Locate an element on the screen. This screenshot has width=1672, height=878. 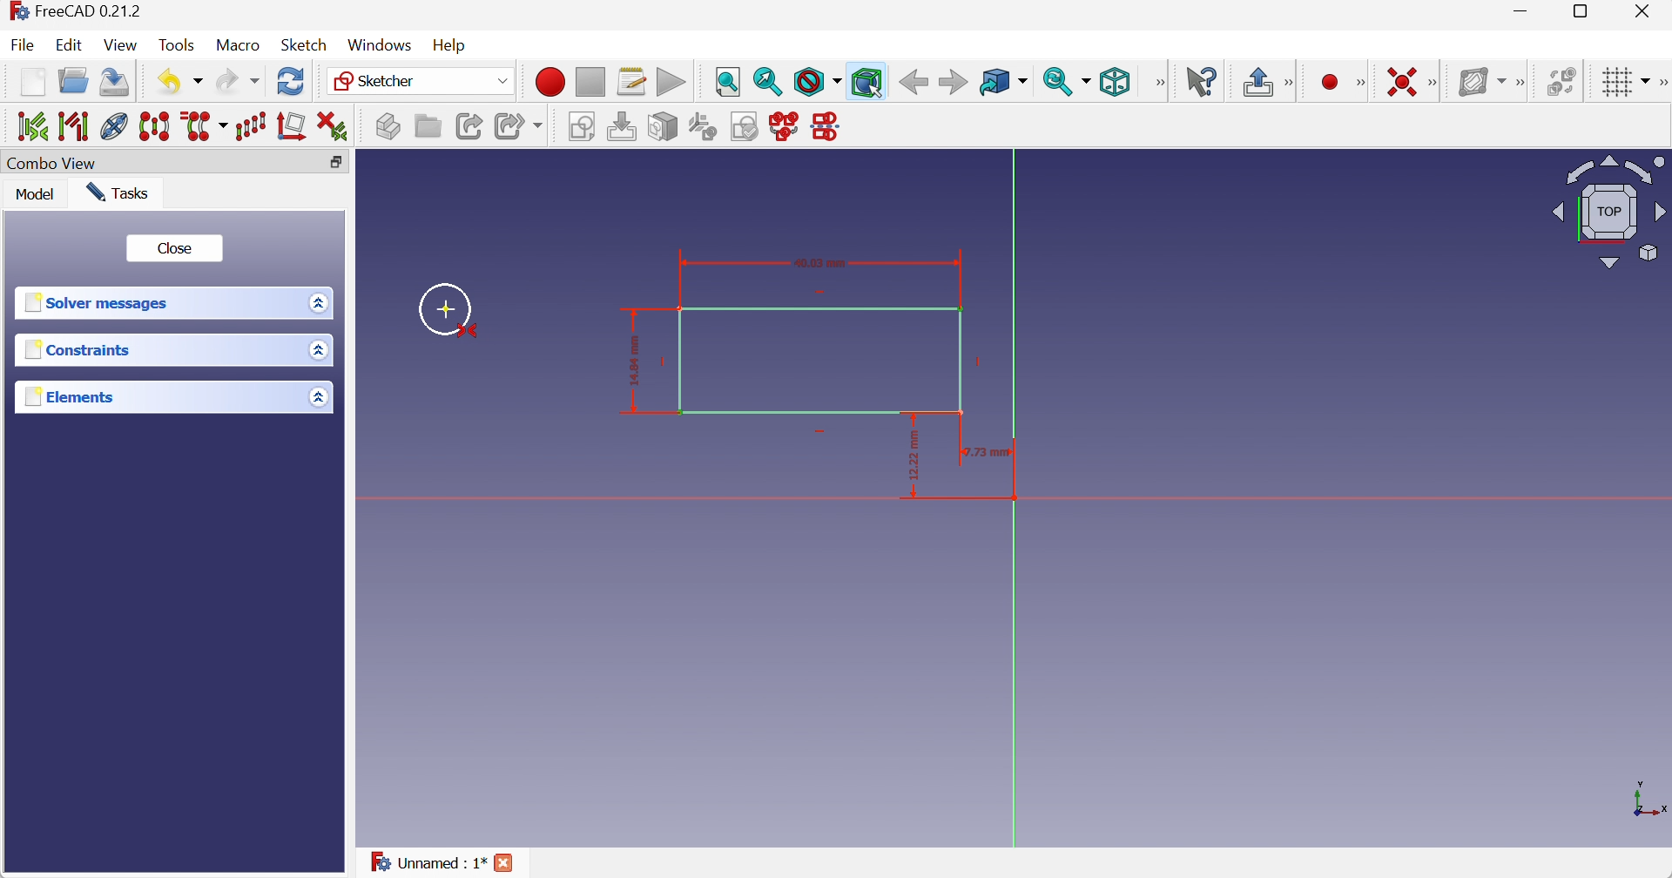
Elements is located at coordinates (76, 395).